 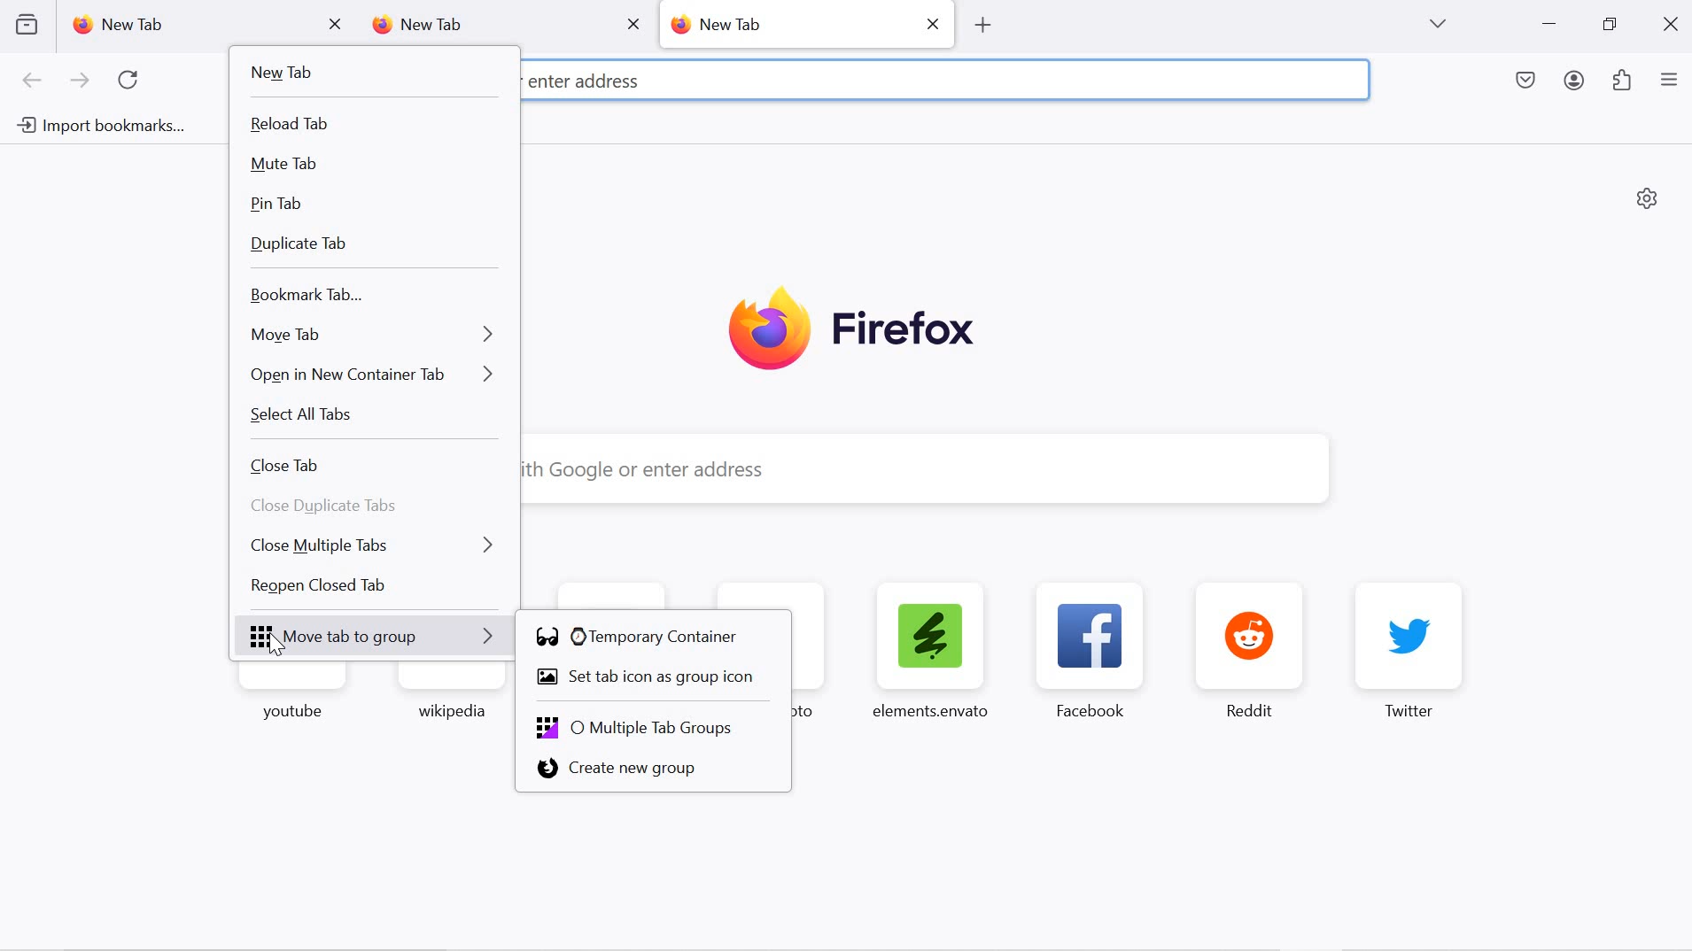 What do you see at coordinates (377, 544) in the screenshot?
I see `close multiple tabs` at bounding box center [377, 544].